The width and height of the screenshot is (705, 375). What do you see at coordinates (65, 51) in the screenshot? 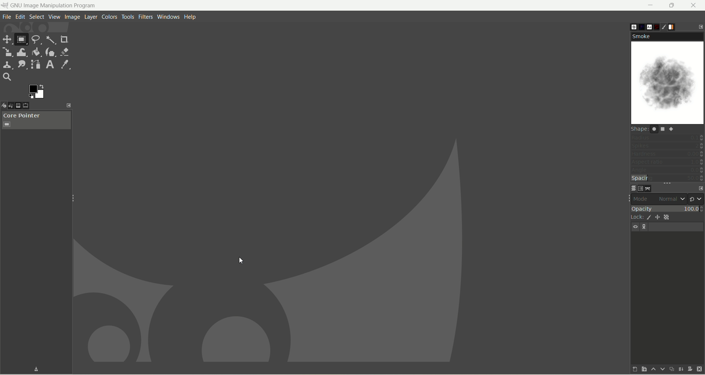
I see `eraser tool` at bounding box center [65, 51].